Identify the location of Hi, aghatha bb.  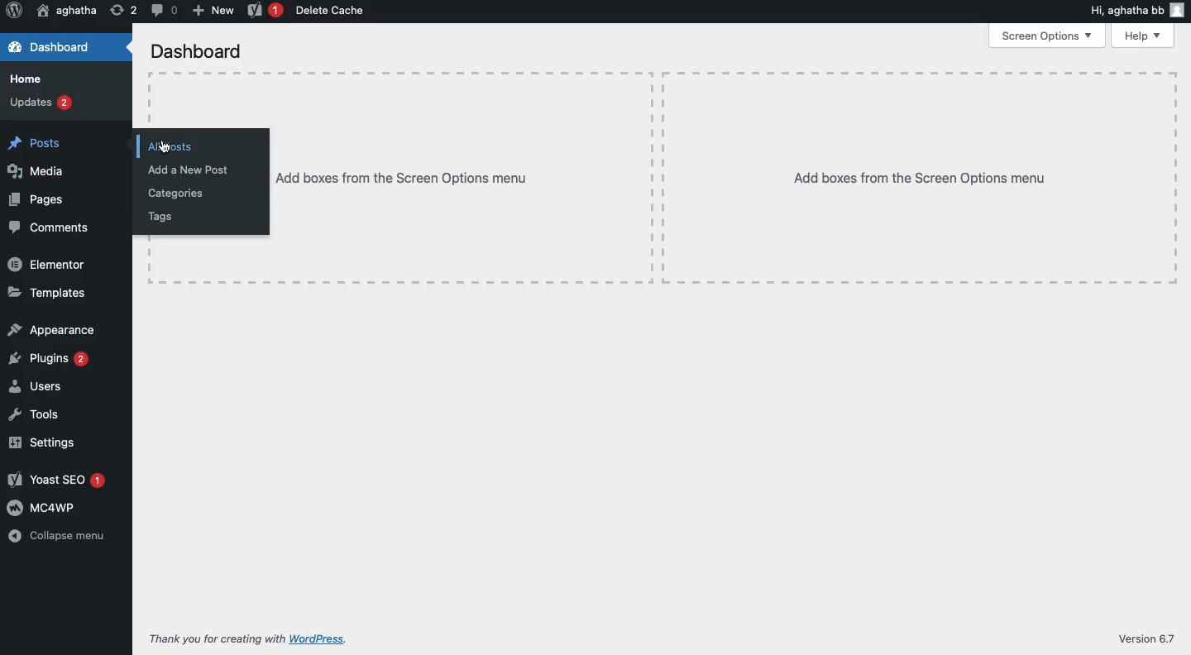
(1124, 10).